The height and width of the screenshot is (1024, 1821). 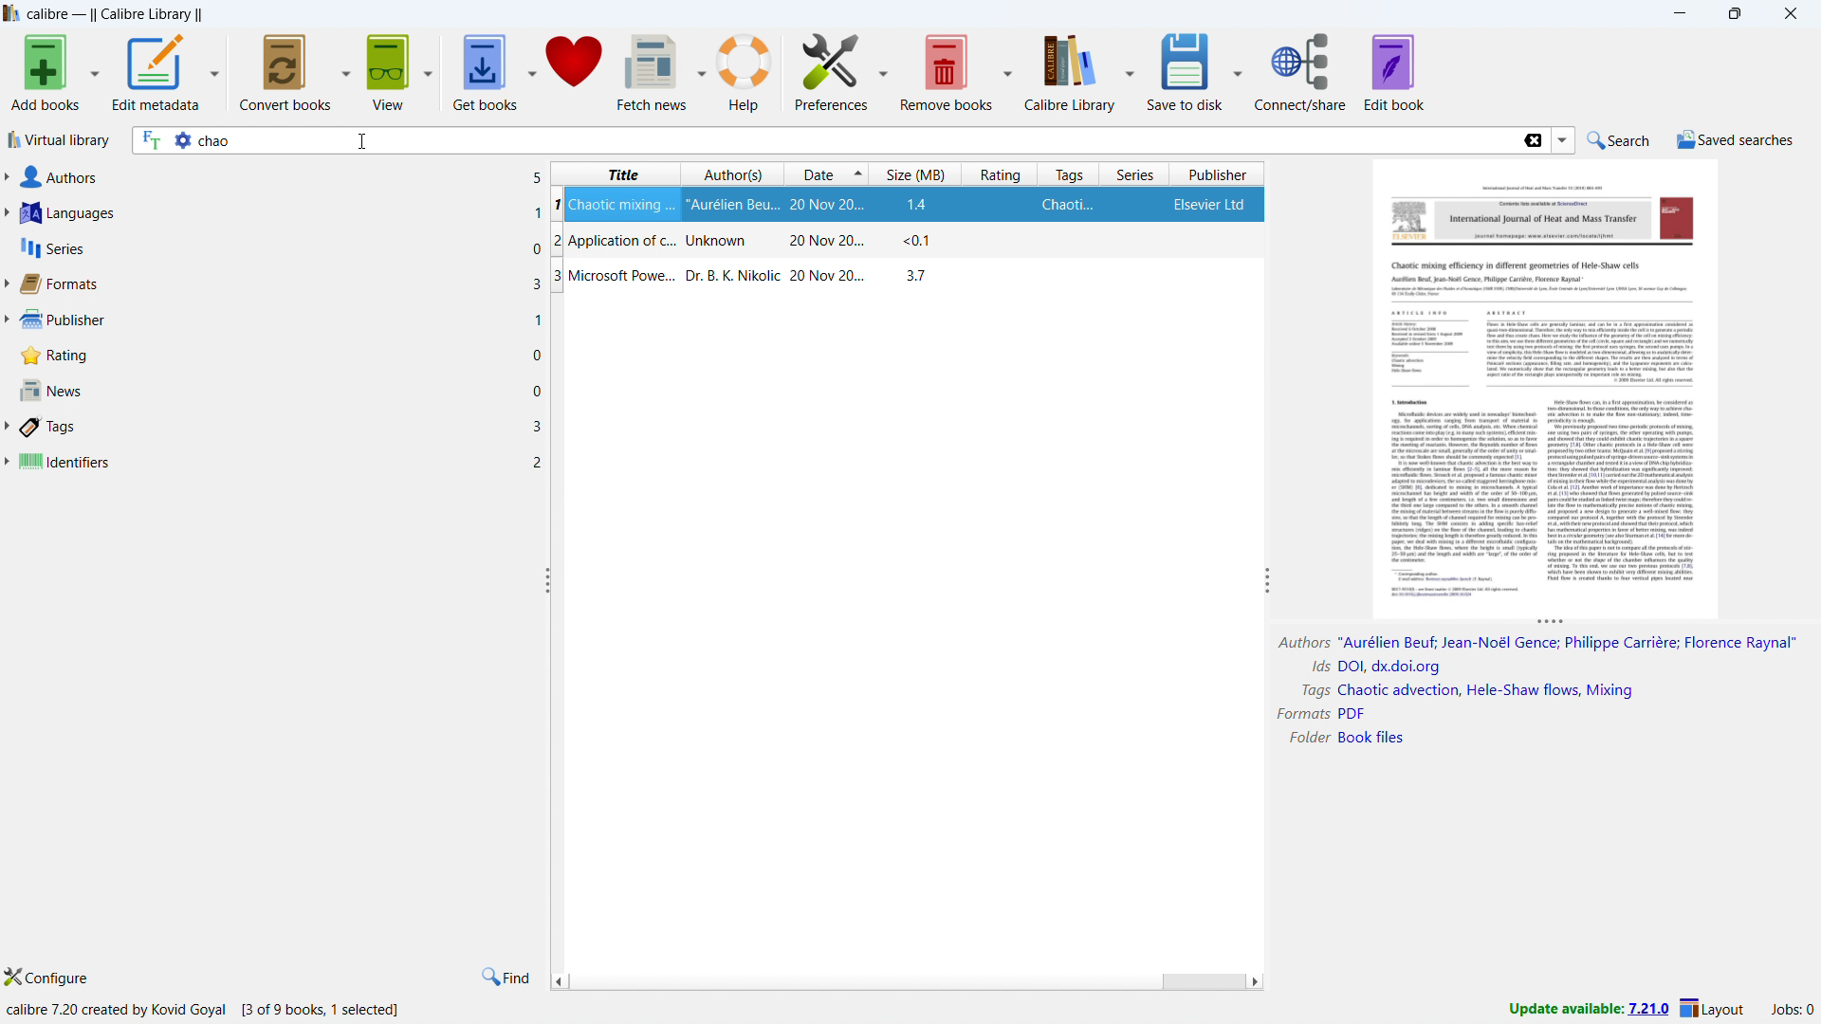 What do you see at coordinates (280, 428) in the screenshot?
I see `tags` at bounding box center [280, 428].